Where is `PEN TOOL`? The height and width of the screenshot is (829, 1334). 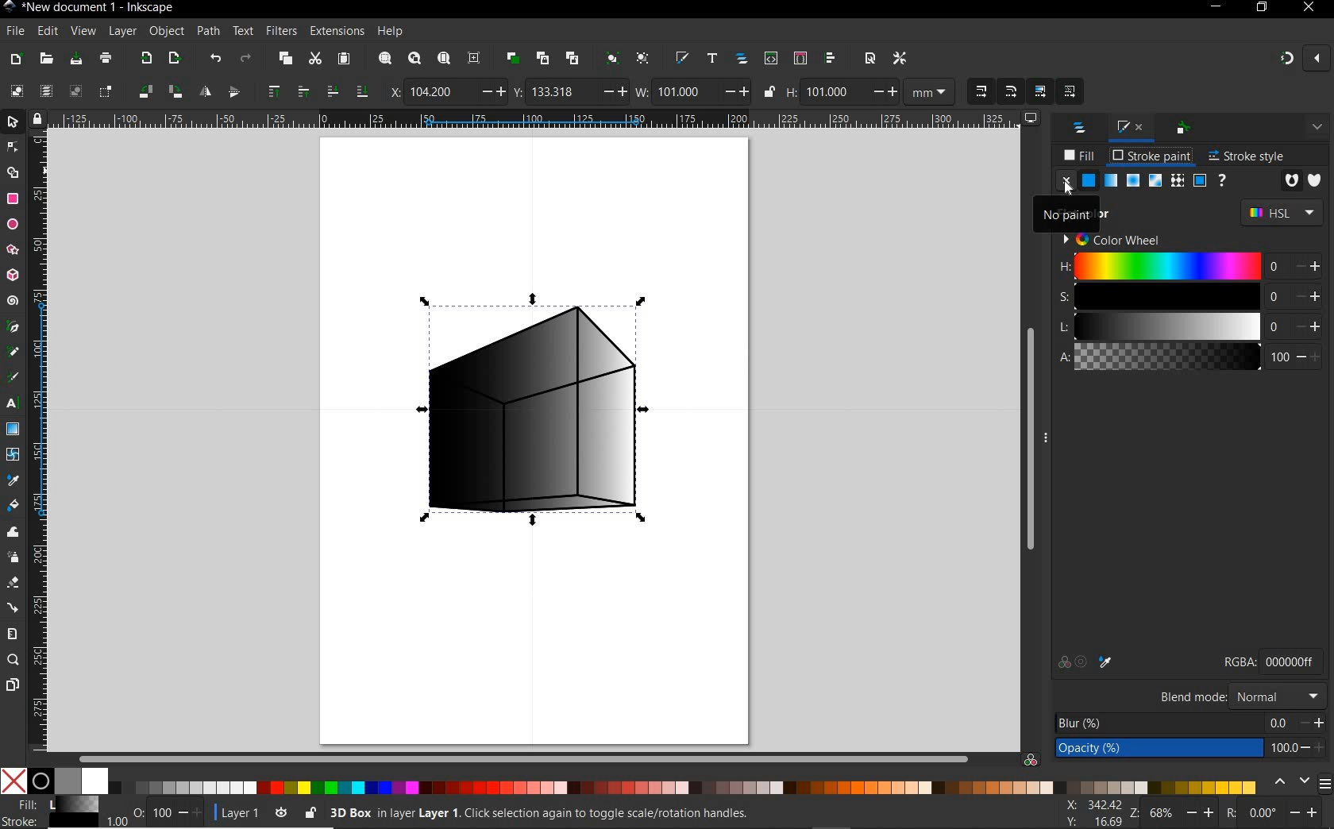 PEN TOOL is located at coordinates (14, 328).